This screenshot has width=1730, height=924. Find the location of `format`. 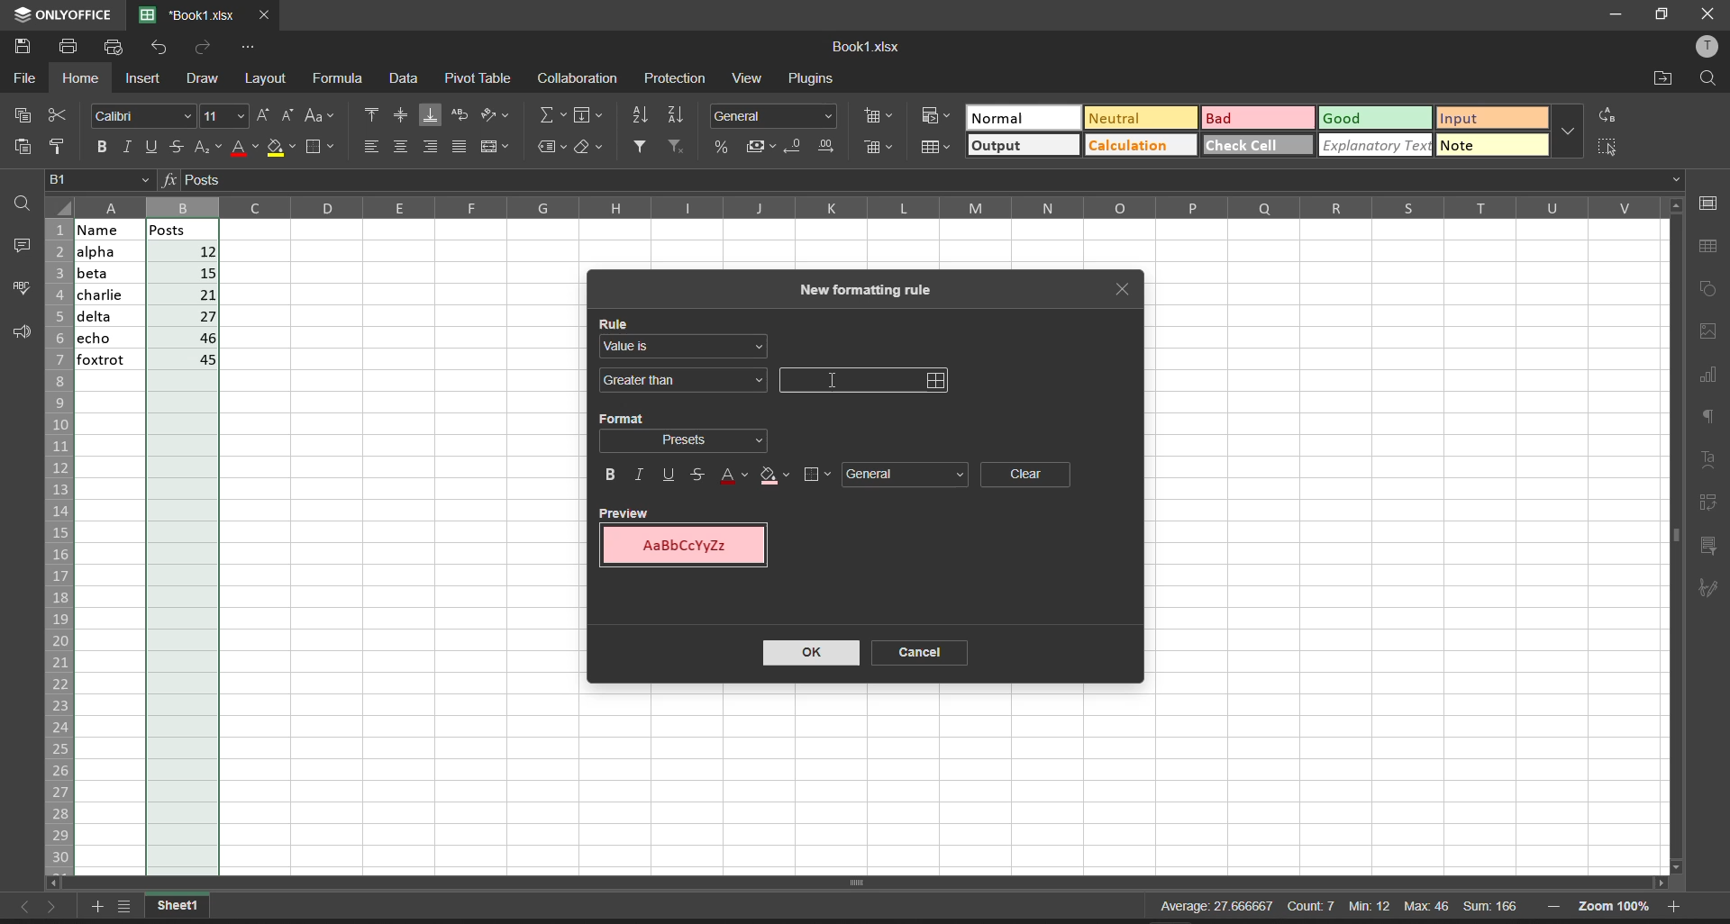

format is located at coordinates (620, 419).